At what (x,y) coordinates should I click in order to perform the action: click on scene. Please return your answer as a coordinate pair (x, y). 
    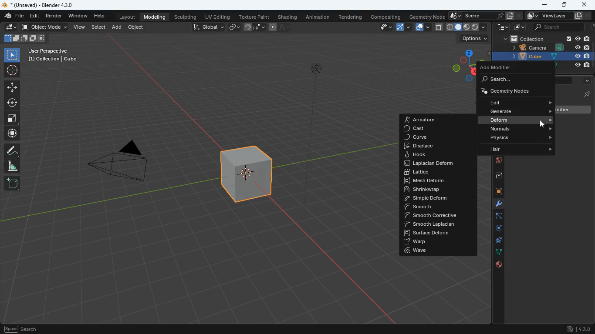
    Looking at the image, I should click on (486, 16).